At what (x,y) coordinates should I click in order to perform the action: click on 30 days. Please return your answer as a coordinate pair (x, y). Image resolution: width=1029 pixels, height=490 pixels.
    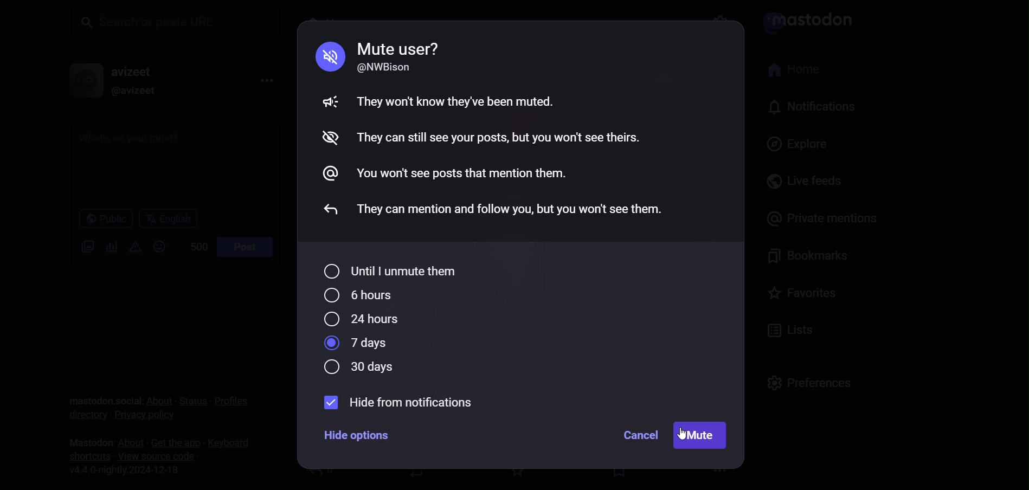
    Looking at the image, I should click on (360, 369).